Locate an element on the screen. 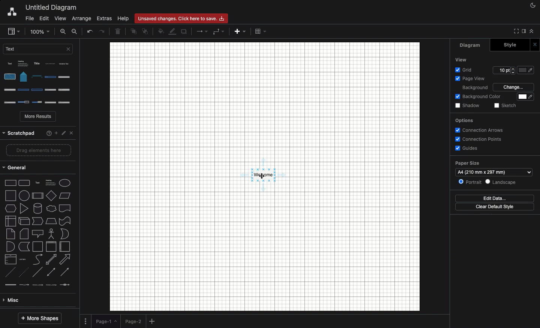  Click is located at coordinates (263, 176).